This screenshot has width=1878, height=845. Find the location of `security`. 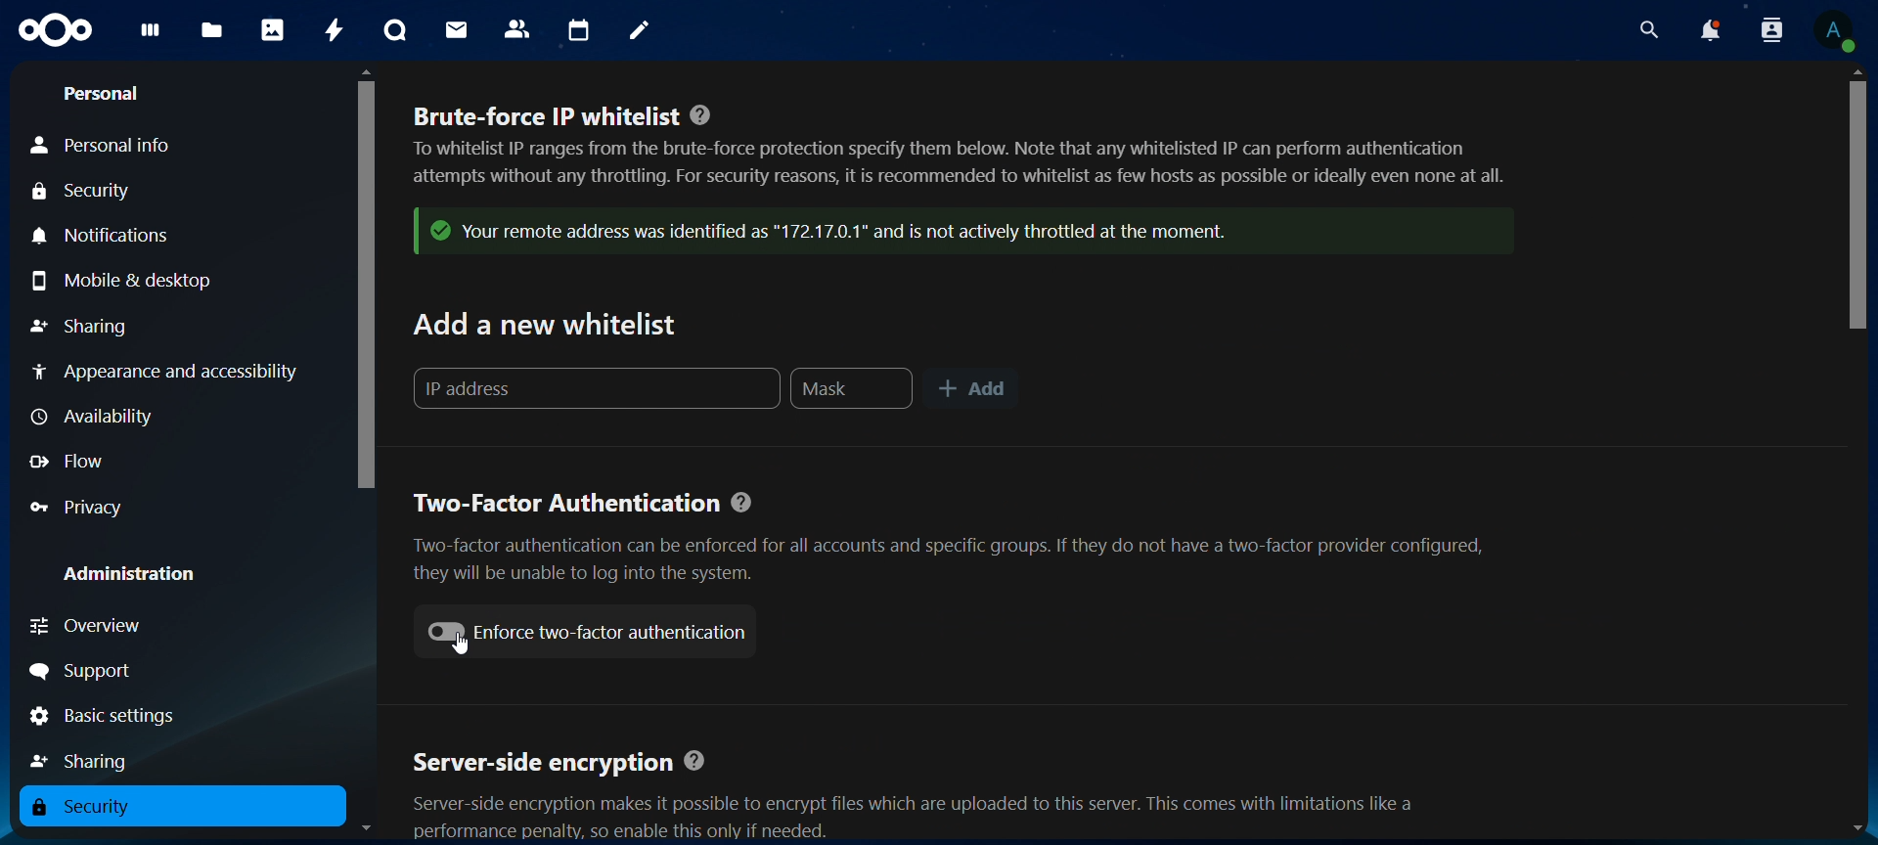

security is located at coordinates (83, 806).